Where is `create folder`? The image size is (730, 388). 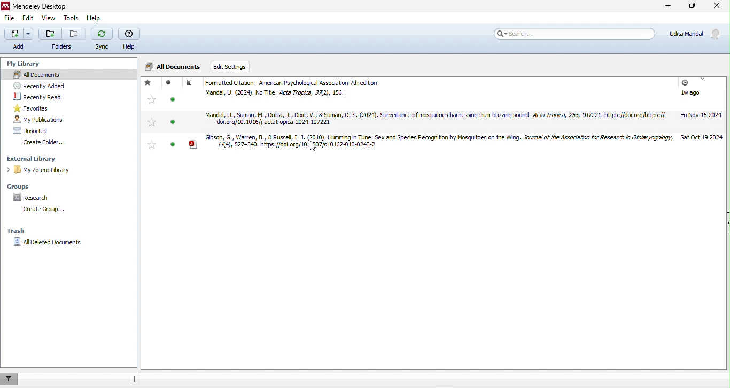
create folder is located at coordinates (47, 143).